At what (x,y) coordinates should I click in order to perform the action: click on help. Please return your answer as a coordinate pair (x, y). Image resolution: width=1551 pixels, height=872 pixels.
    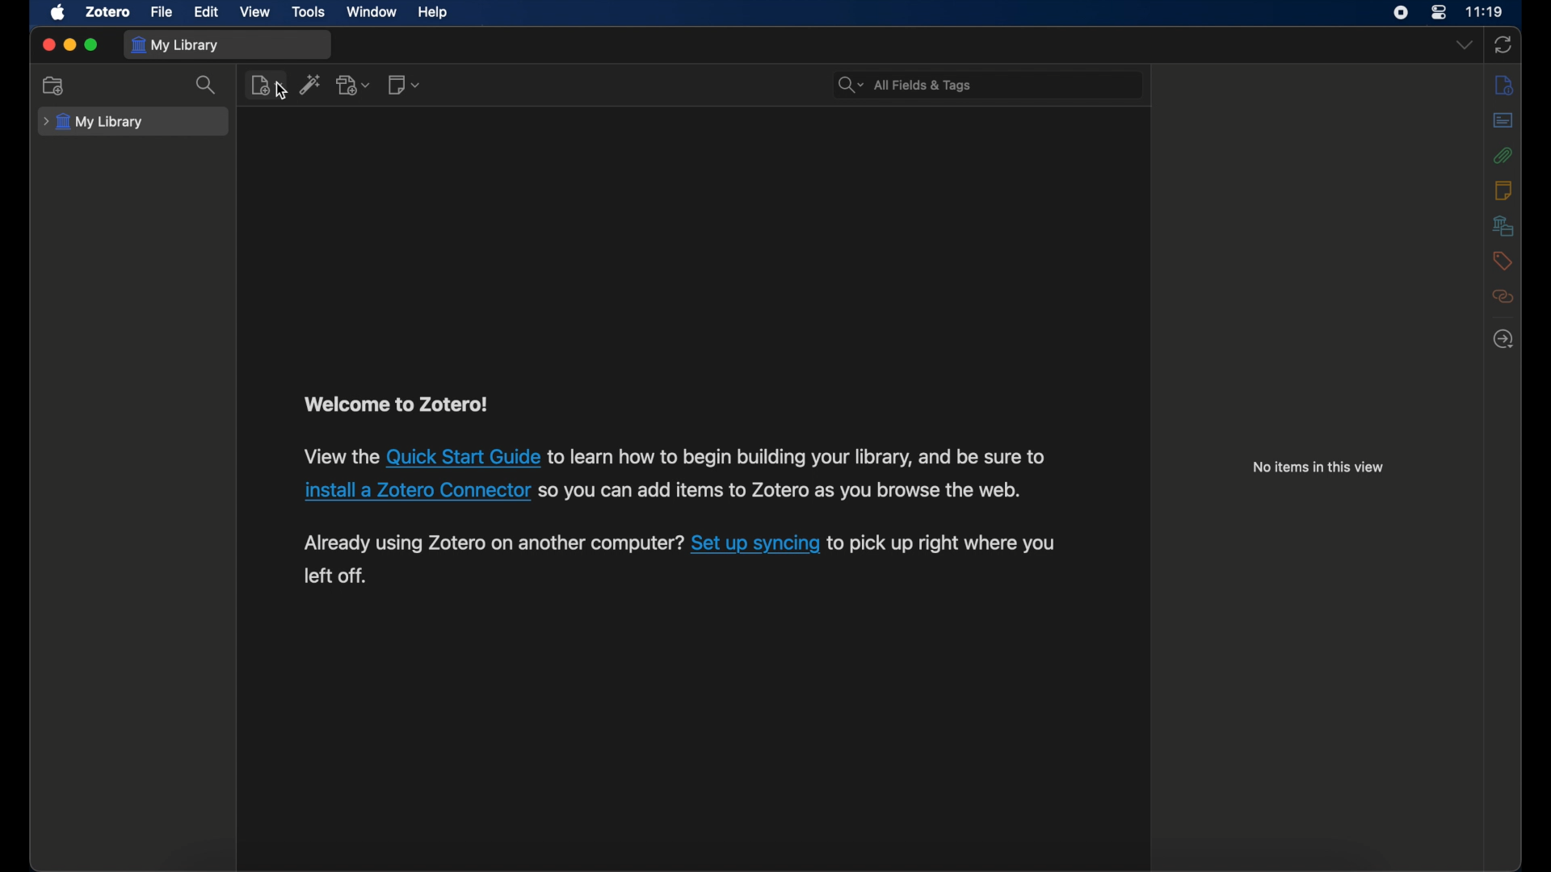
    Looking at the image, I should click on (432, 13).